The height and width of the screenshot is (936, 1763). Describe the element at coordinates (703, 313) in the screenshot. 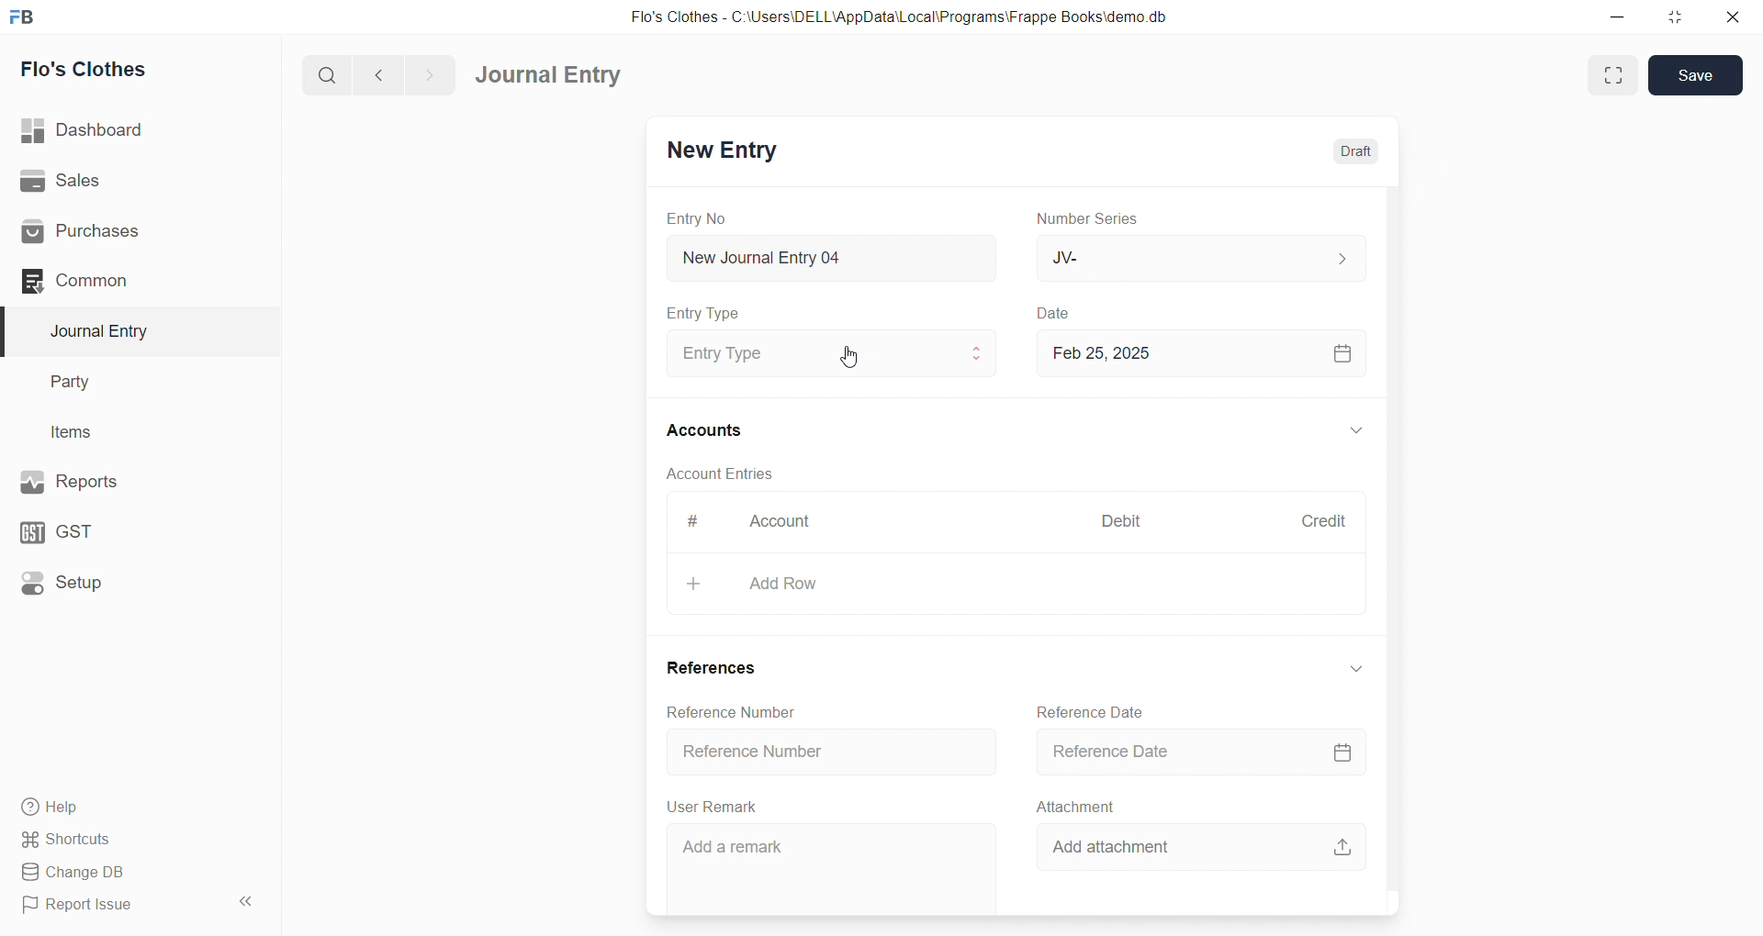

I see `Entry Type` at that location.